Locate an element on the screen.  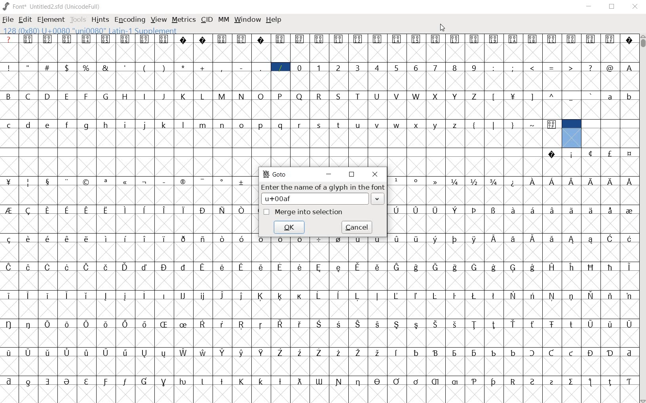
Symbol is located at coordinates (68, 239).